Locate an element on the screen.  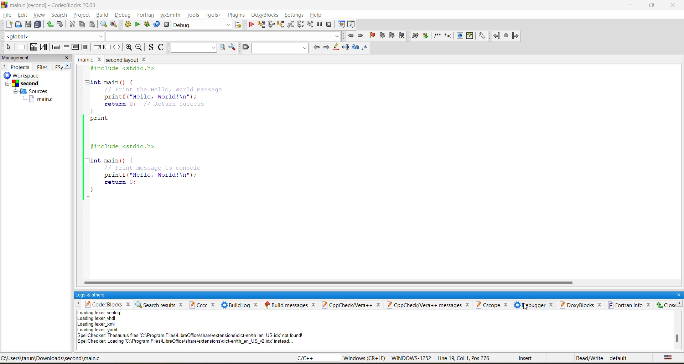
cppcheck/vera++ messages is located at coordinates (430, 305).